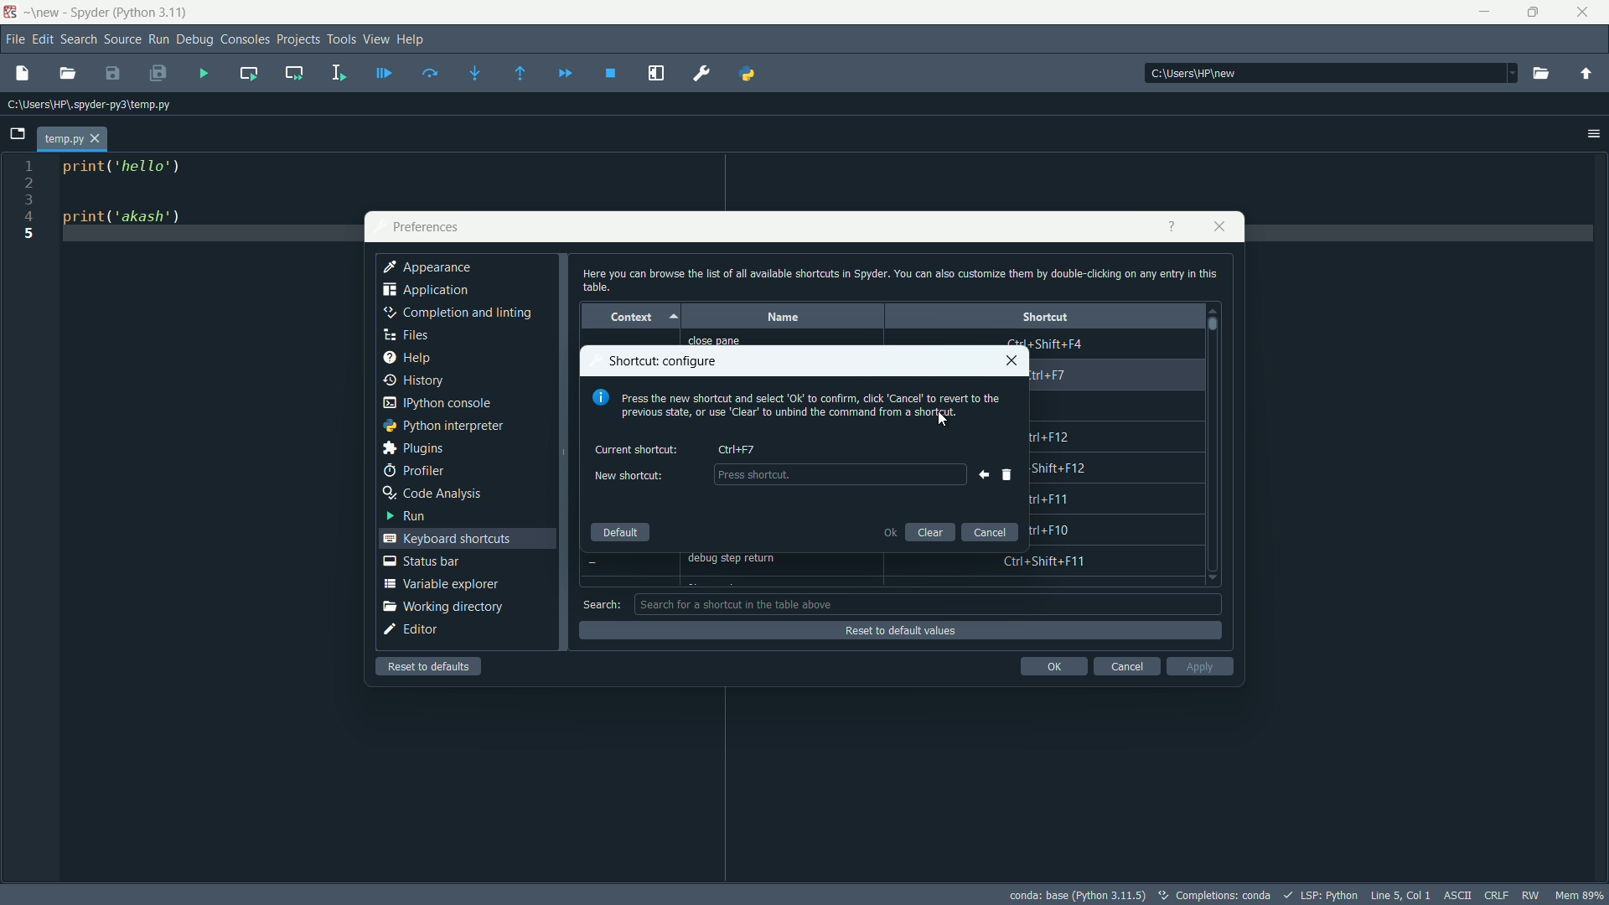  Describe the element at coordinates (415, 380) in the screenshot. I see `history` at that location.